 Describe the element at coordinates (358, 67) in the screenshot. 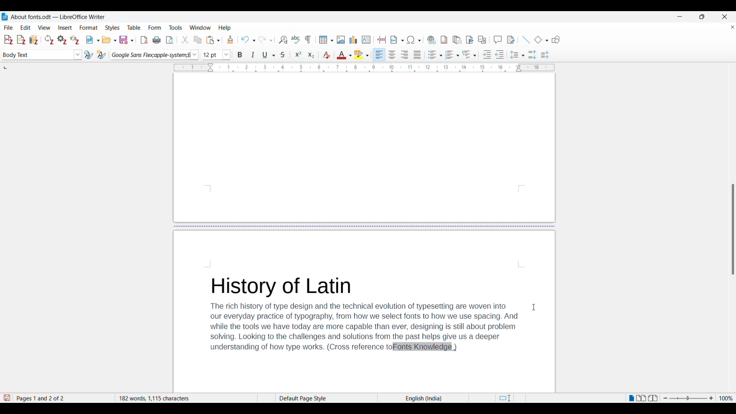

I see `Horizontal ruler` at that location.